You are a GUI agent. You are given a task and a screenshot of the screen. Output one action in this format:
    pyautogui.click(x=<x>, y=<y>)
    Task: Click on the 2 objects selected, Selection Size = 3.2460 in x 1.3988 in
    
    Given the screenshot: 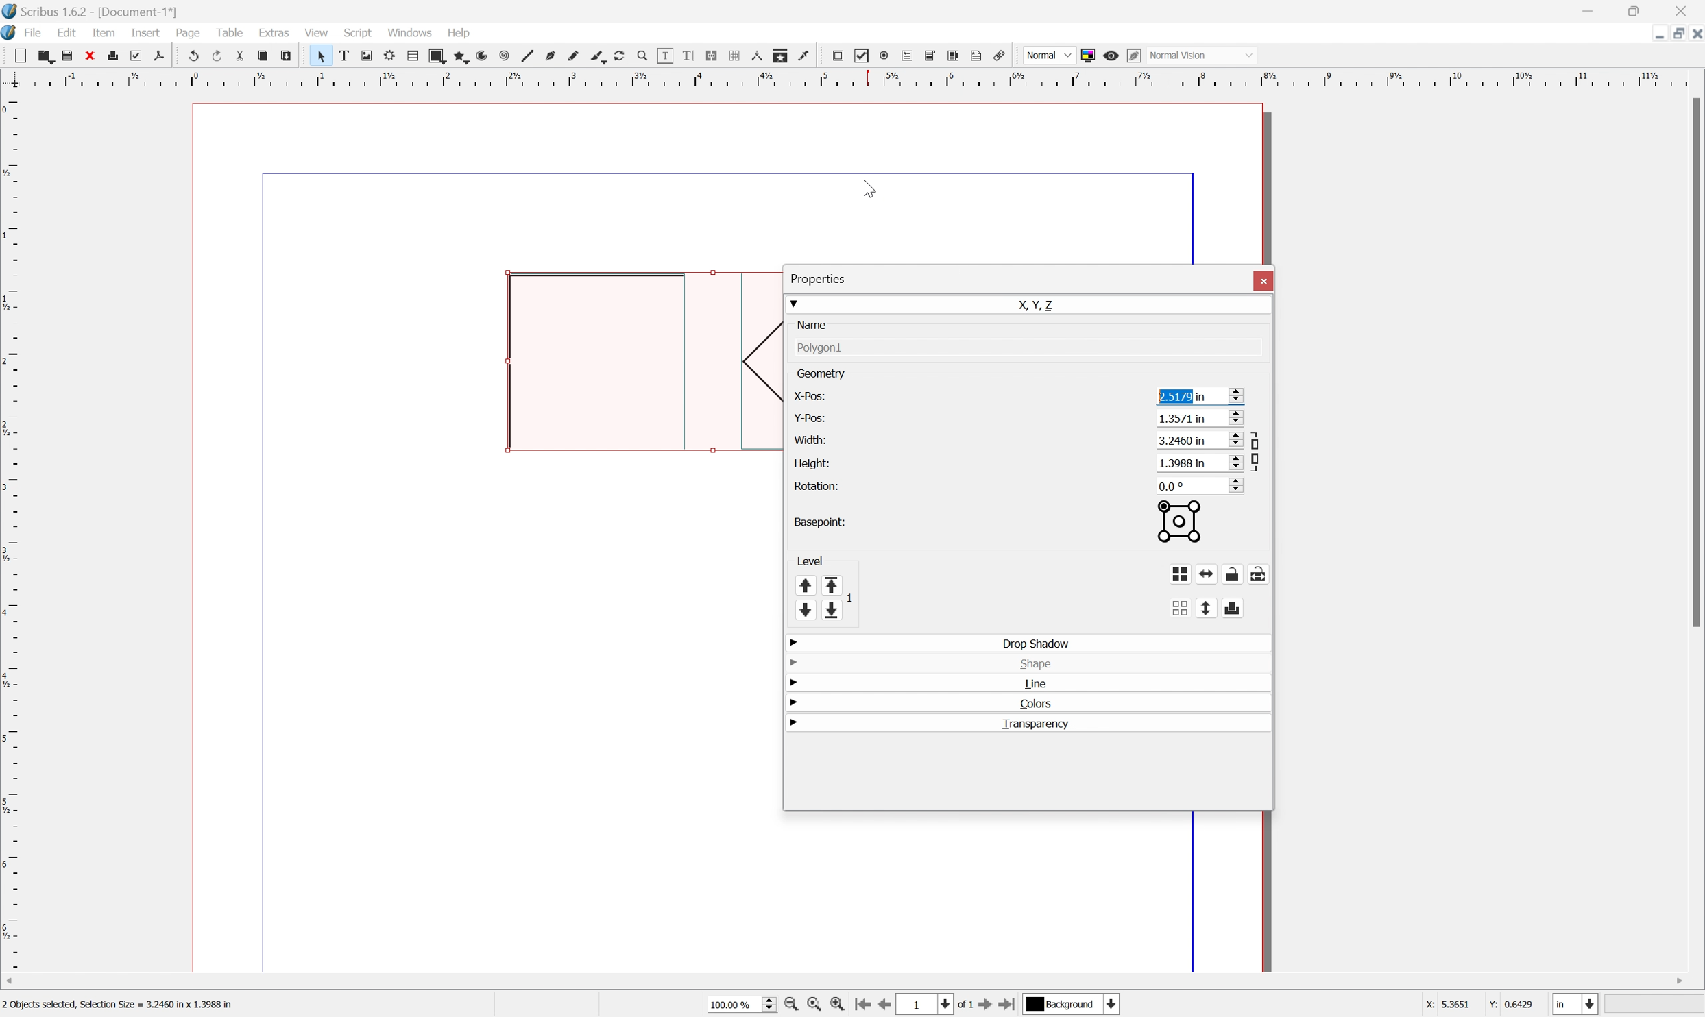 What is the action you would take?
    pyautogui.click(x=124, y=1004)
    